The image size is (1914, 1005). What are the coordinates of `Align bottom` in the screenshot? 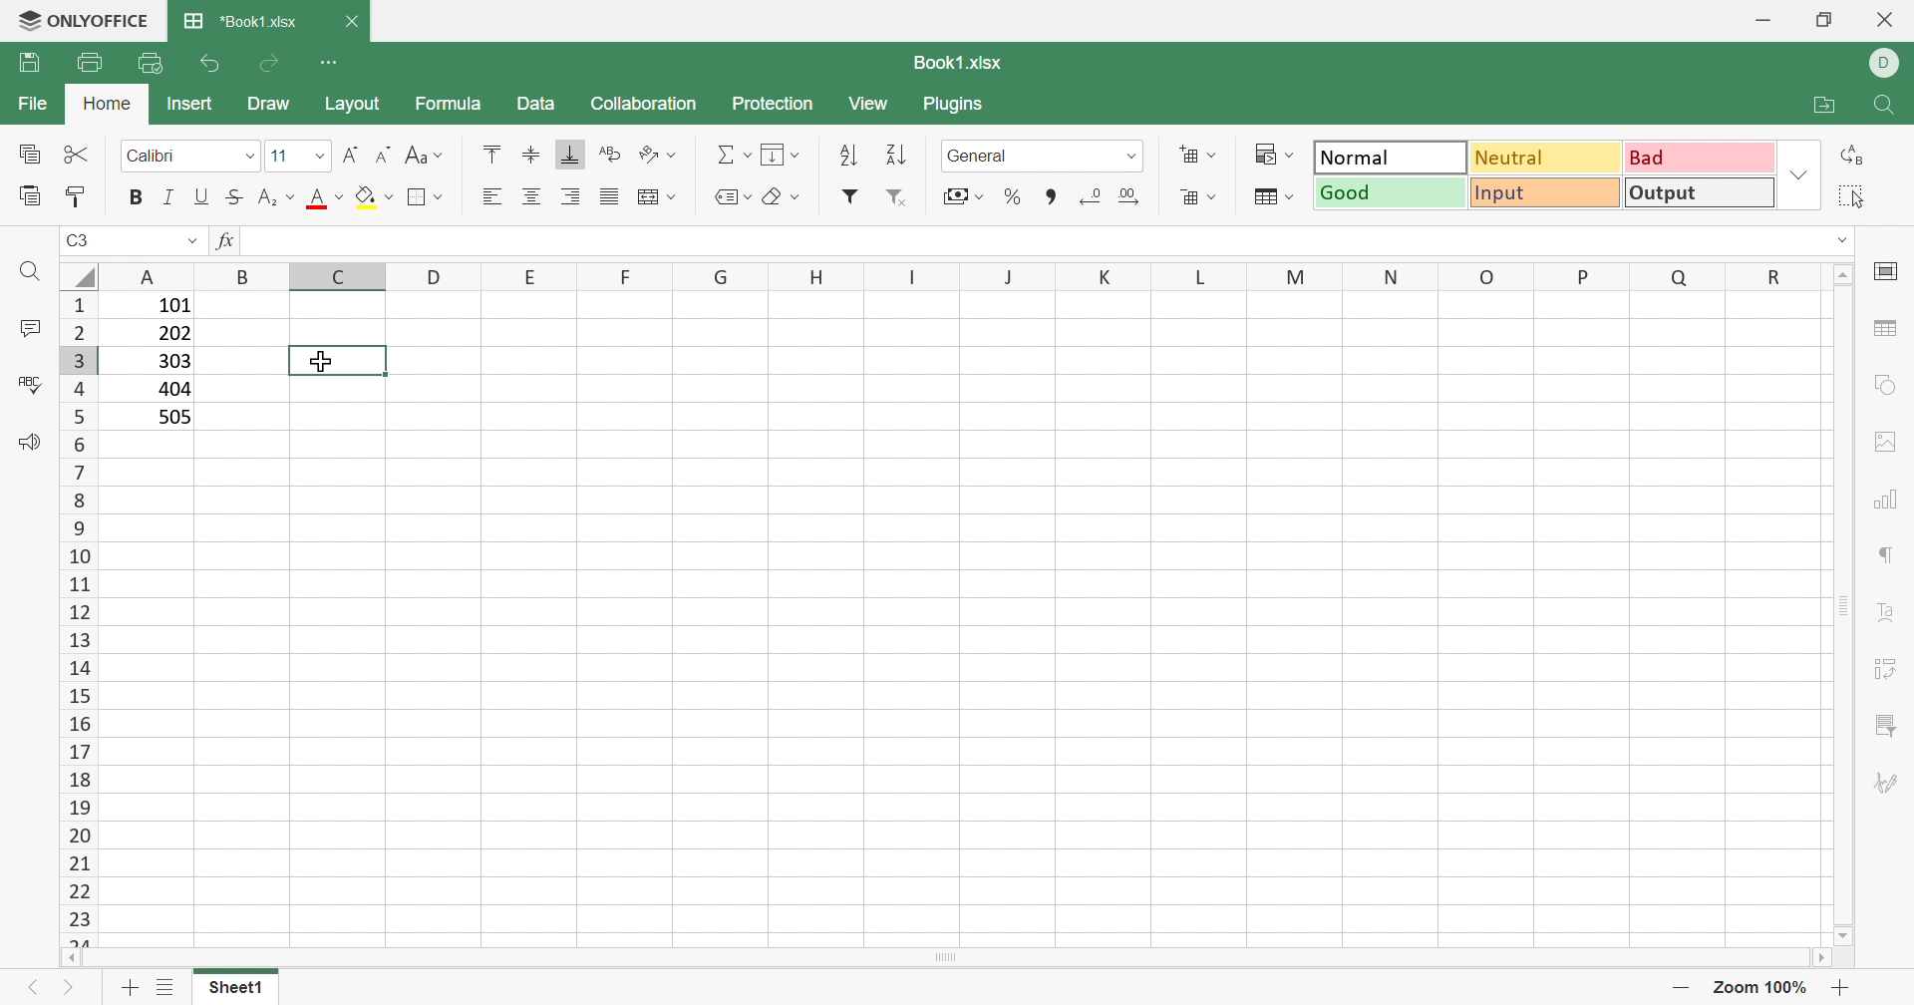 It's located at (570, 158).